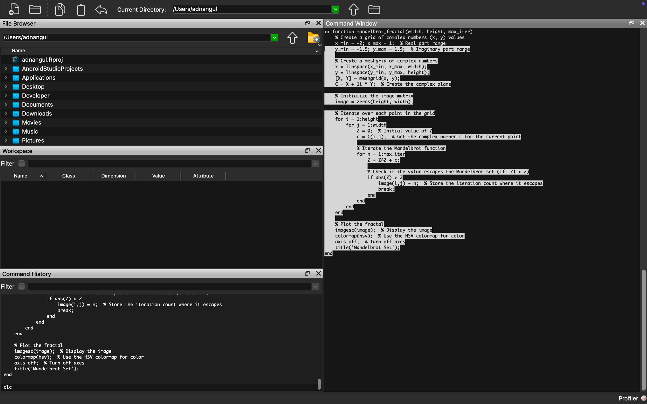  What do you see at coordinates (642, 23) in the screenshot?
I see `Close ` at bounding box center [642, 23].